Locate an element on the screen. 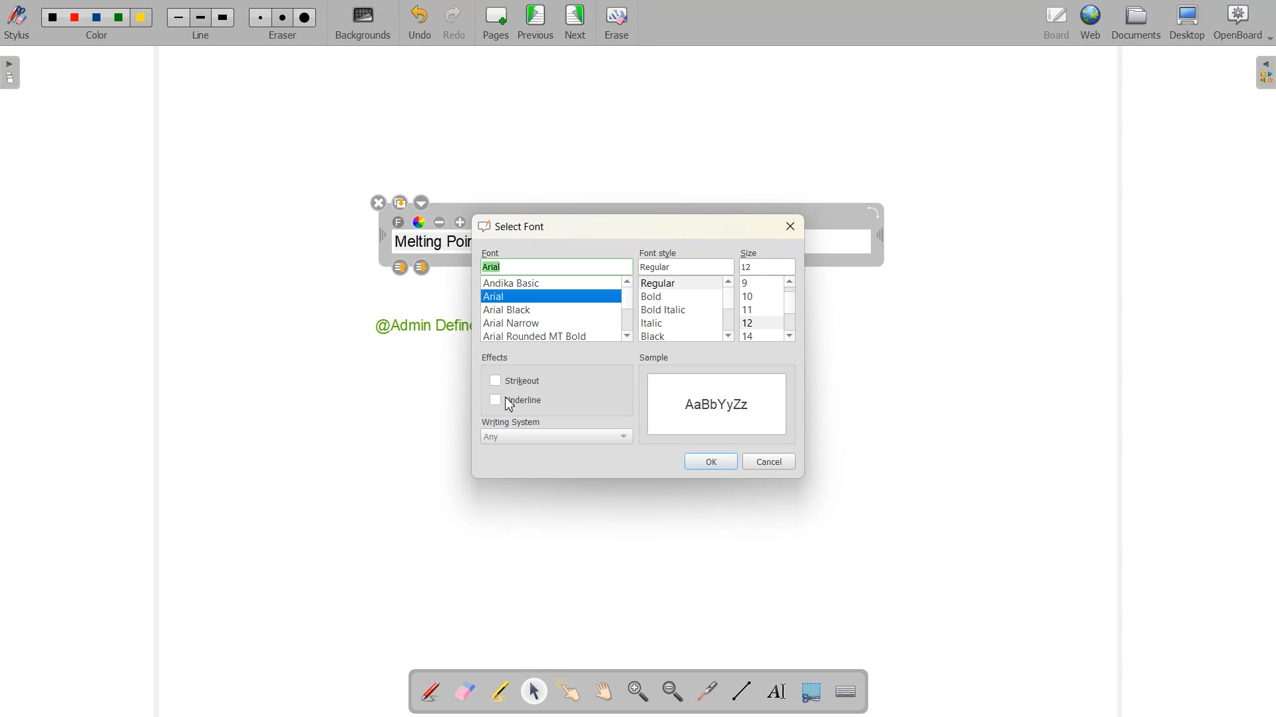 The width and height of the screenshot is (1276, 717). Draw lines is located at coordinates (741, 691).